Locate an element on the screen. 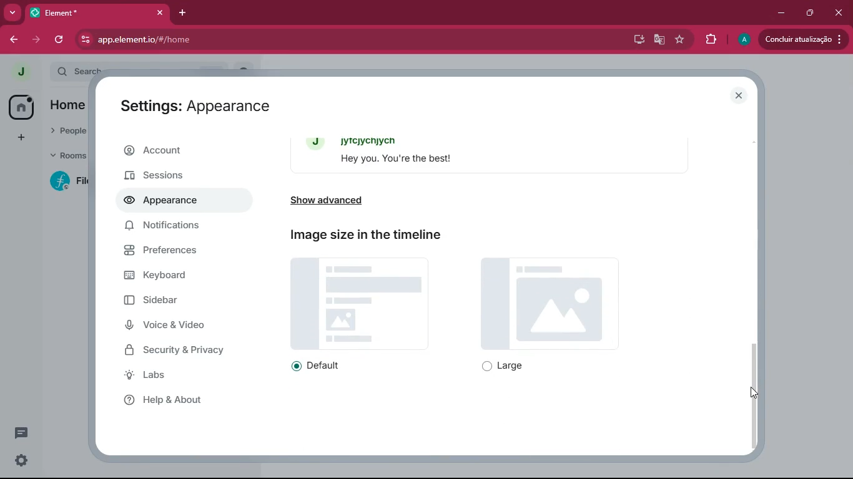  google translate is located at coordinates (659, 41).